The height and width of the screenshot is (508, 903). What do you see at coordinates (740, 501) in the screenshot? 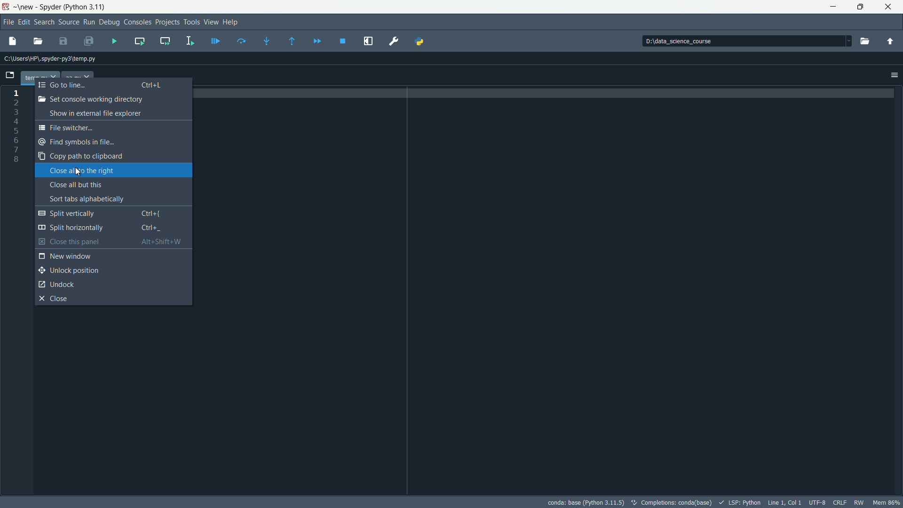
I see `lps:python` at bounding box center [740, 501].